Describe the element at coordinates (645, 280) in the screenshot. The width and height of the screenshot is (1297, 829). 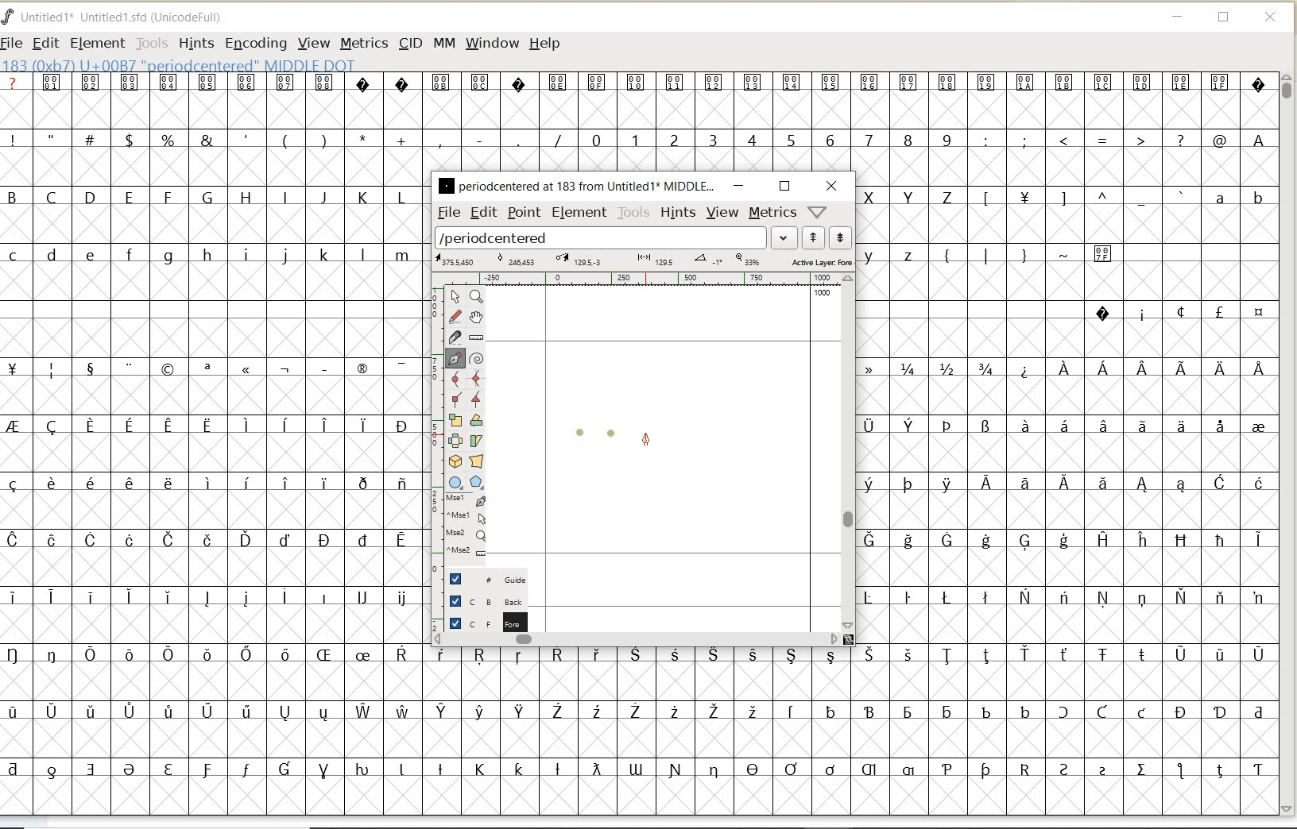
I see `ruler` at that location.